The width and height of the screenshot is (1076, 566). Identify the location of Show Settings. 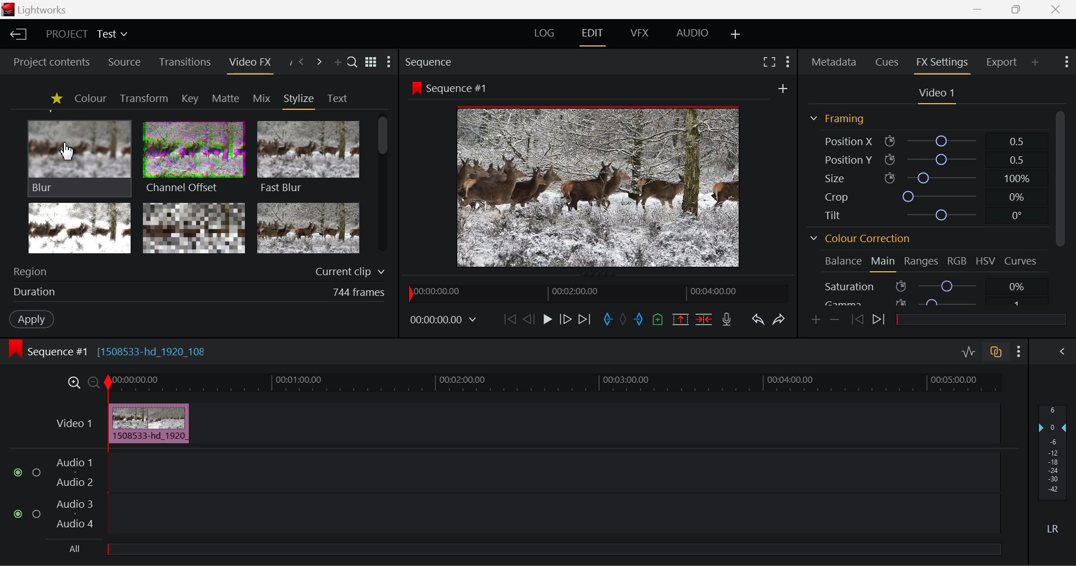
(1068, 63).